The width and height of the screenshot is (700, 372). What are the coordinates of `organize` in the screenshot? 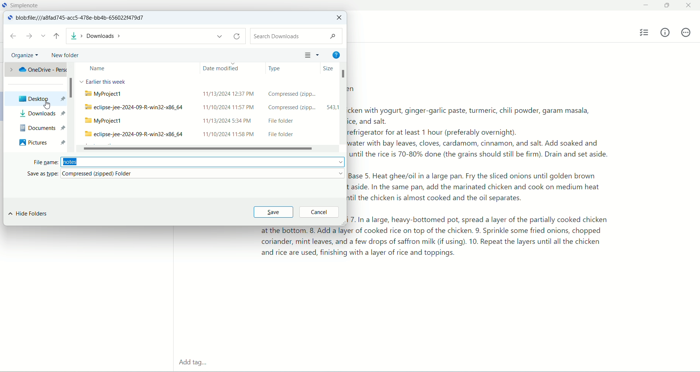 It's located at (26, 56).